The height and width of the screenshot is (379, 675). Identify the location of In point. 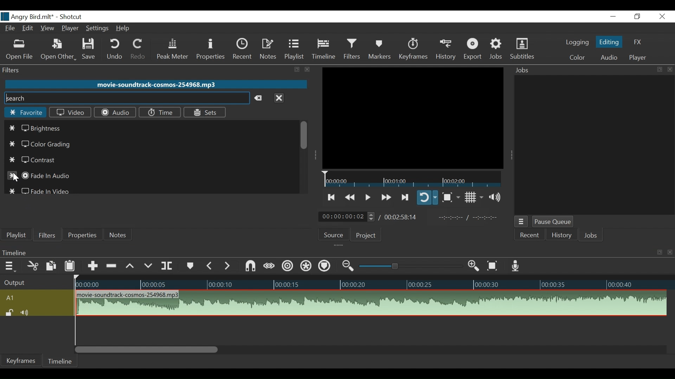
(468, 218).